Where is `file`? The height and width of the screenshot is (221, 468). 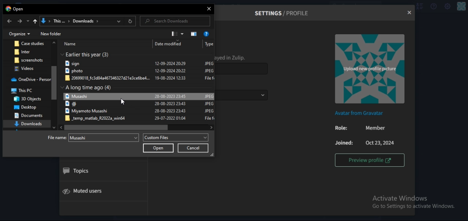
file is located at coordinates (29, 60).